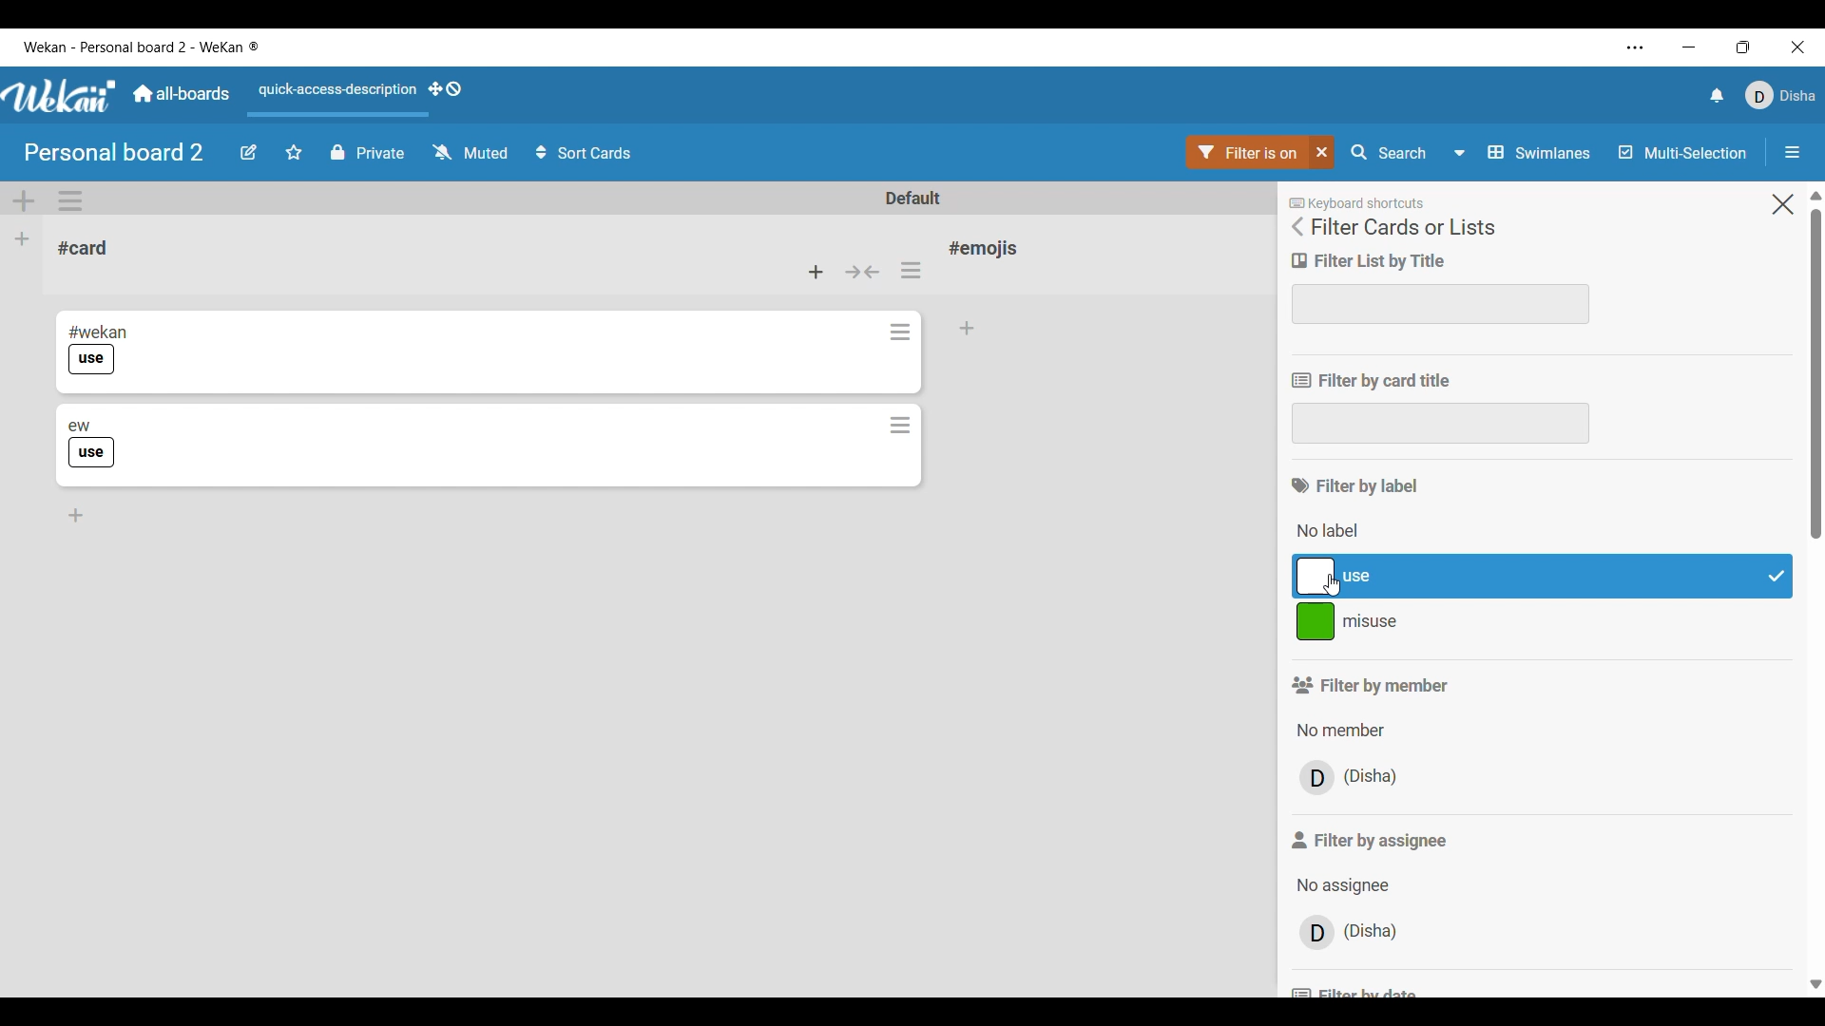 This screenshot has height=1026, width=1825. Describe the element at coordinates (911, 270) in the screenshot. I see `List actions` at that location.